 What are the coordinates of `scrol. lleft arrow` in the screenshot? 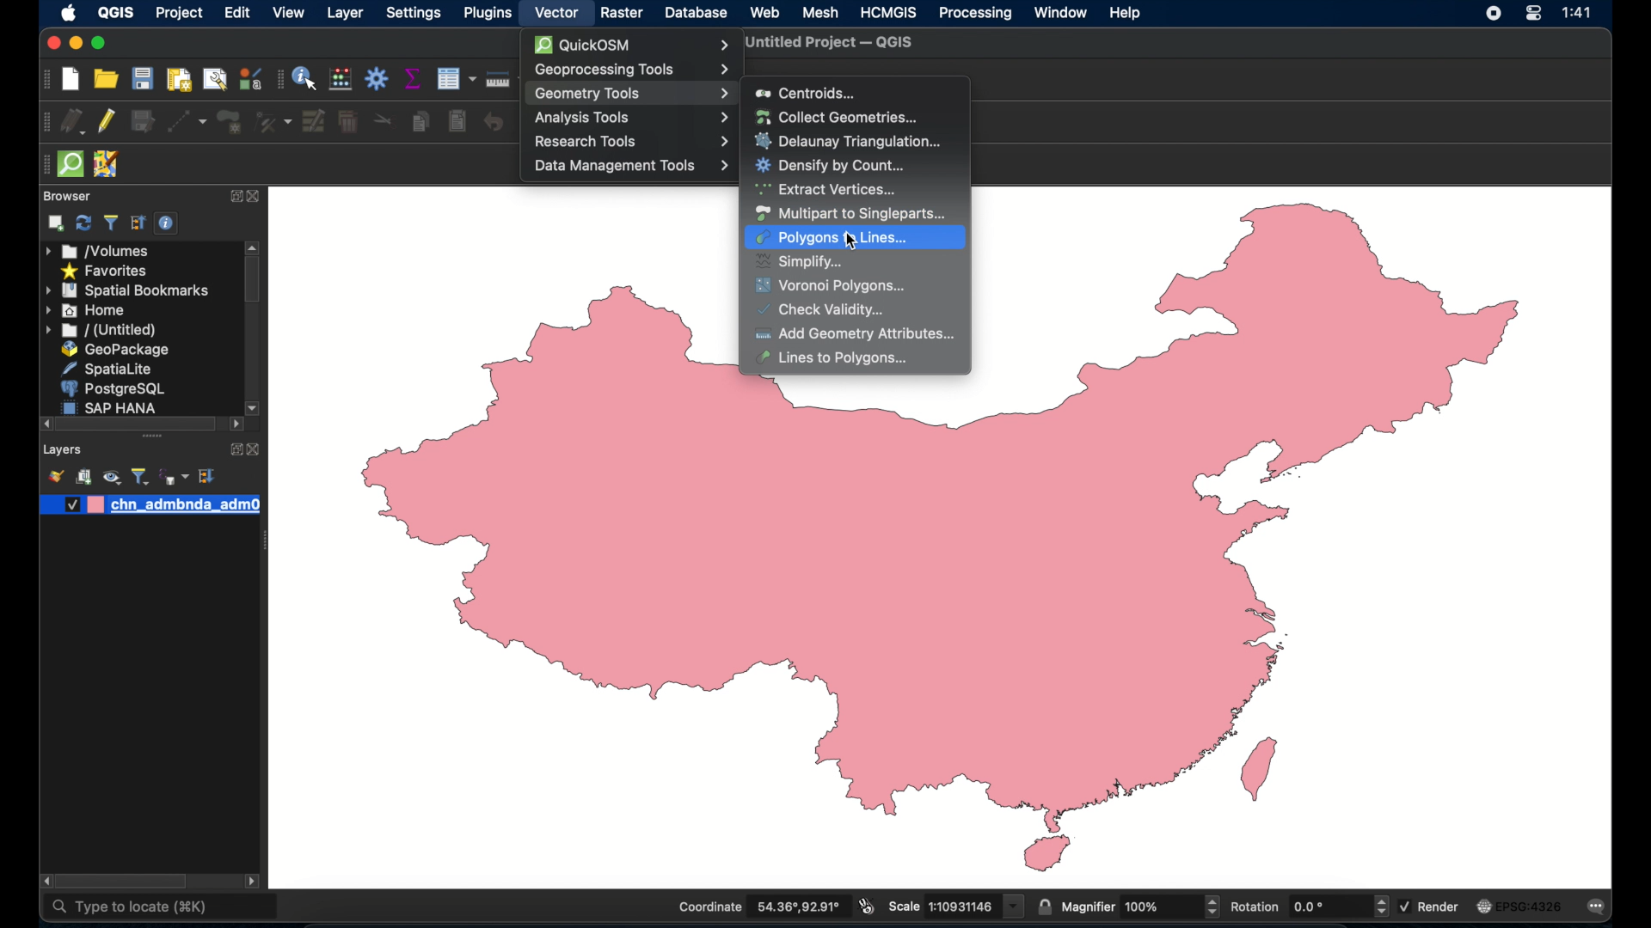 It's located at (255, 882).